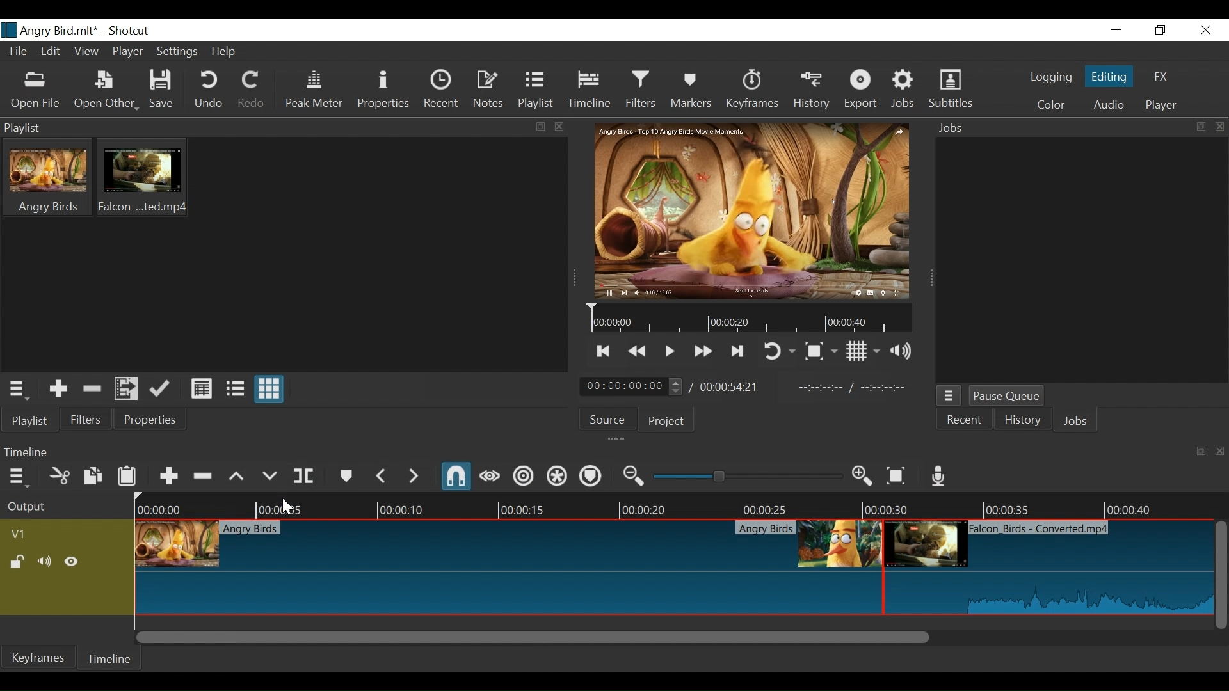 The width and height of the screenshot is (1229, 691). What do you see at coordinates (606, 351) in the screenshot?
I see `Skip to the previous point` at bounding box center [606, 351].